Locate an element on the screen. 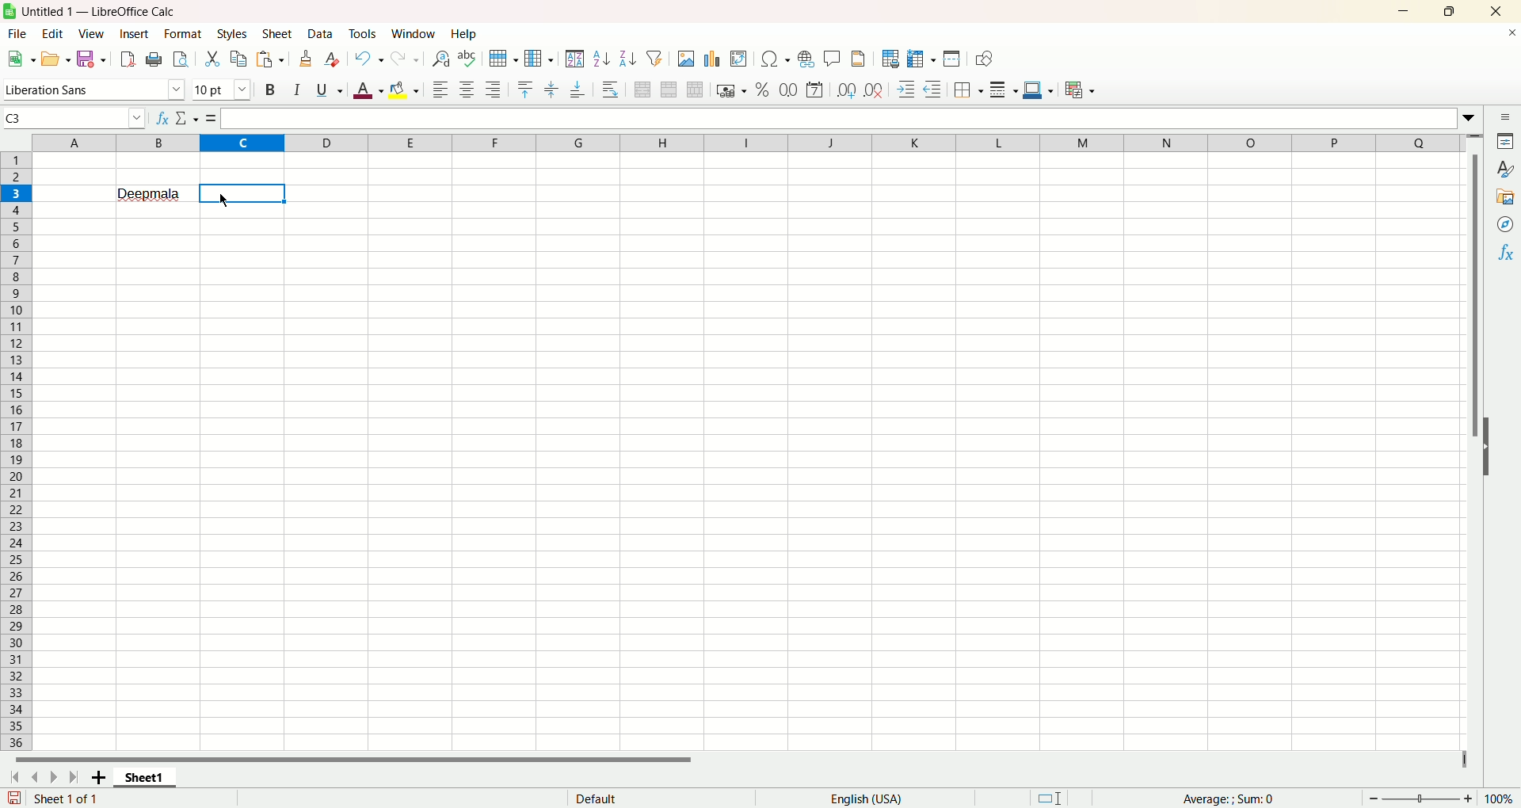 The height and width of the screenshot is (808, 1521). Sheet is located at coordinates (278, 33).